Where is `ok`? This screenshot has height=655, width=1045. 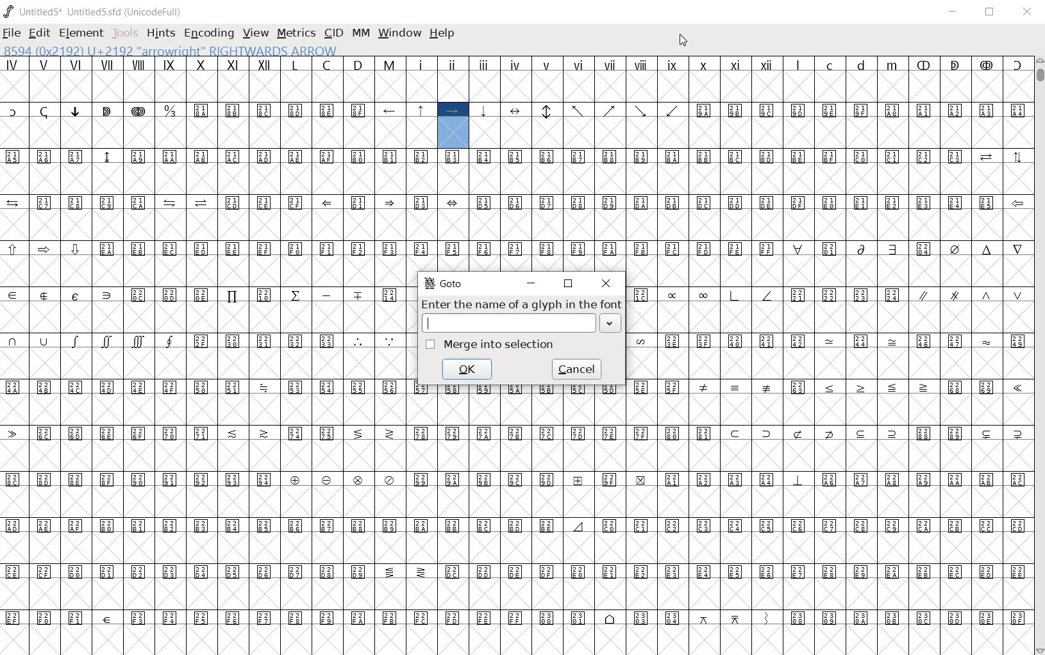
ok is located at coordinates (469, 368).